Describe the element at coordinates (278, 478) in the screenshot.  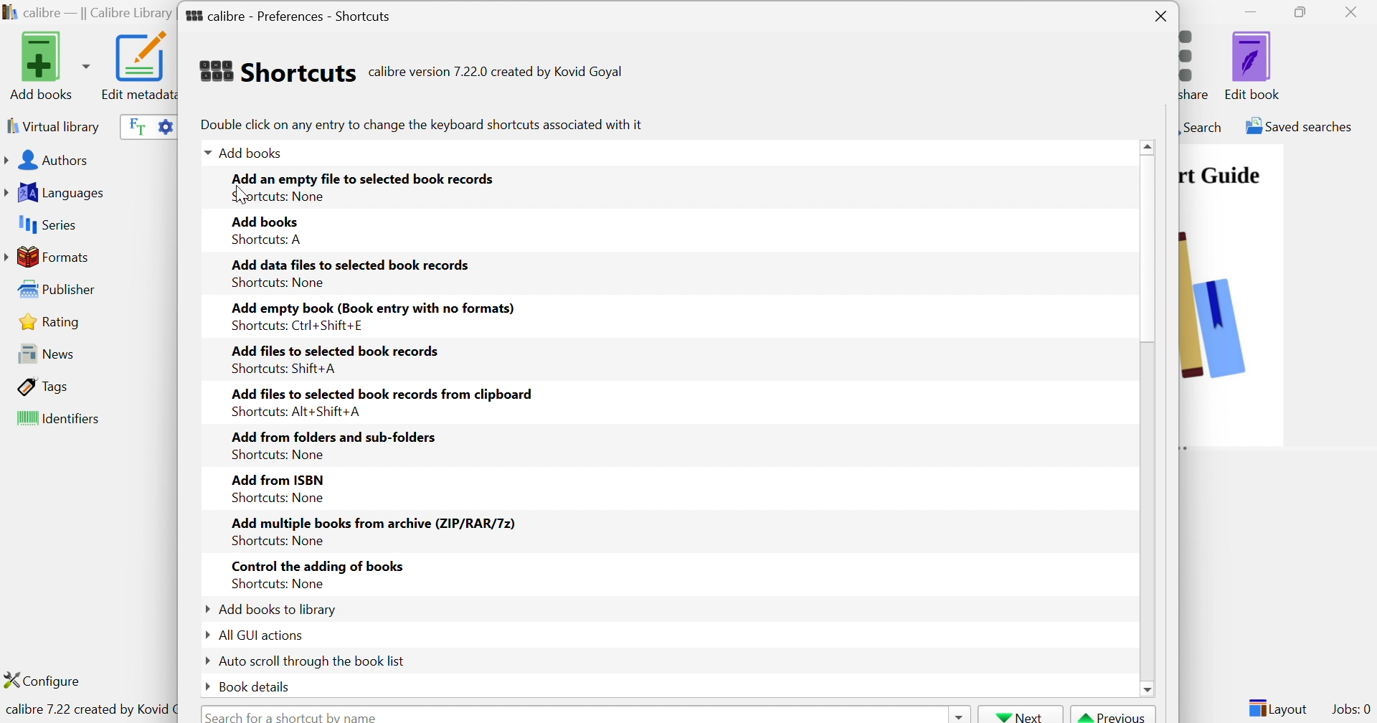
I see `Add from ISBN` at that location.